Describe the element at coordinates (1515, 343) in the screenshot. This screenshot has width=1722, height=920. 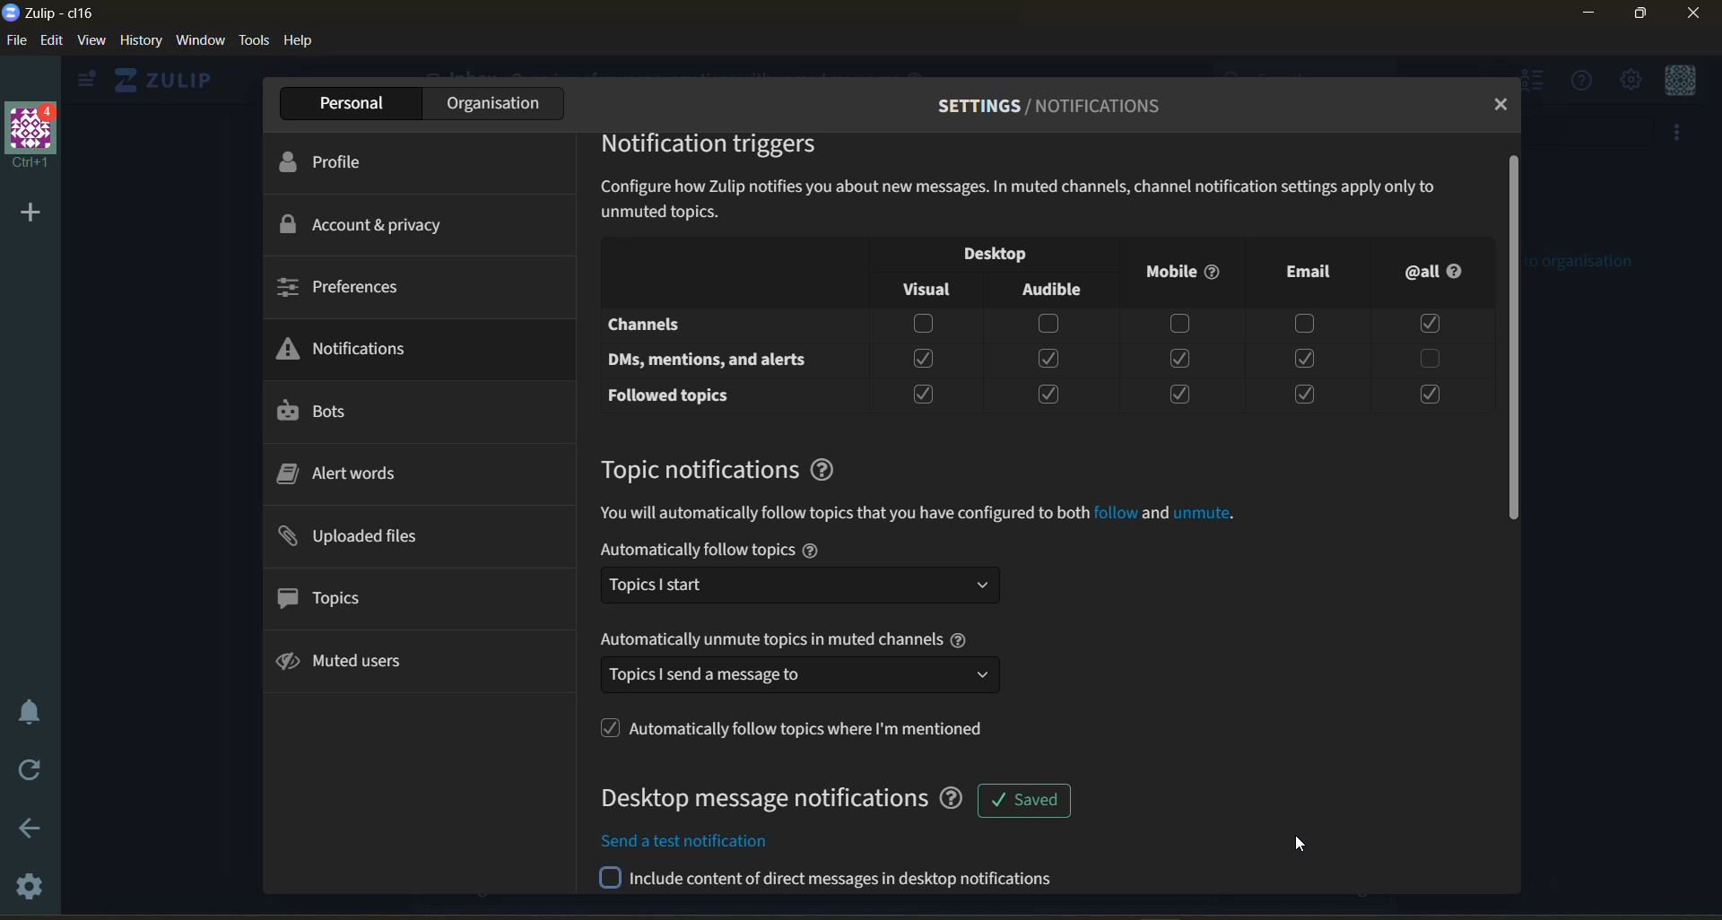
I see `scroll bar` at that location.